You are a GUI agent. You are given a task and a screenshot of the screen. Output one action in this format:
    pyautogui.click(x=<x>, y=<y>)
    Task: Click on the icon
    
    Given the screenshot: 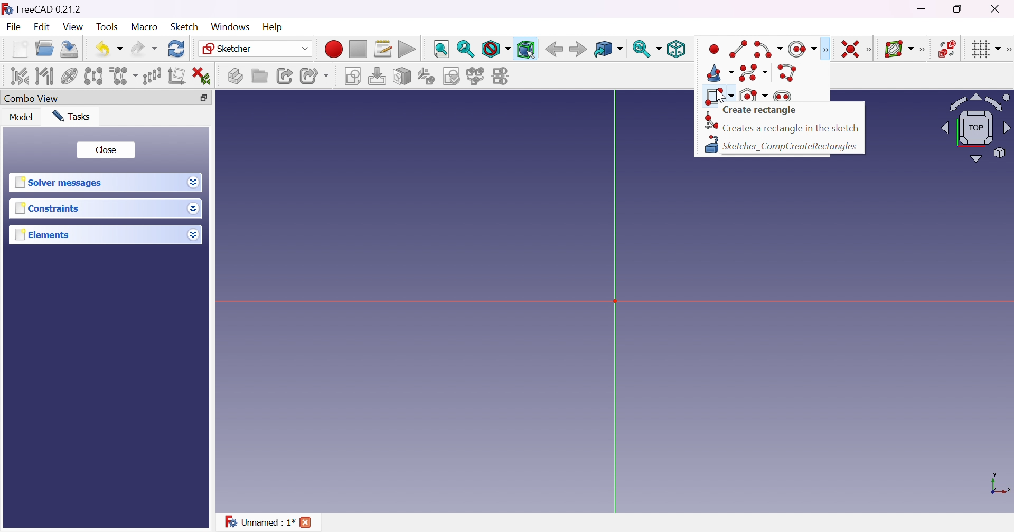 What is the action you would take?
    pyautogui.click(x=7, y=9)
    